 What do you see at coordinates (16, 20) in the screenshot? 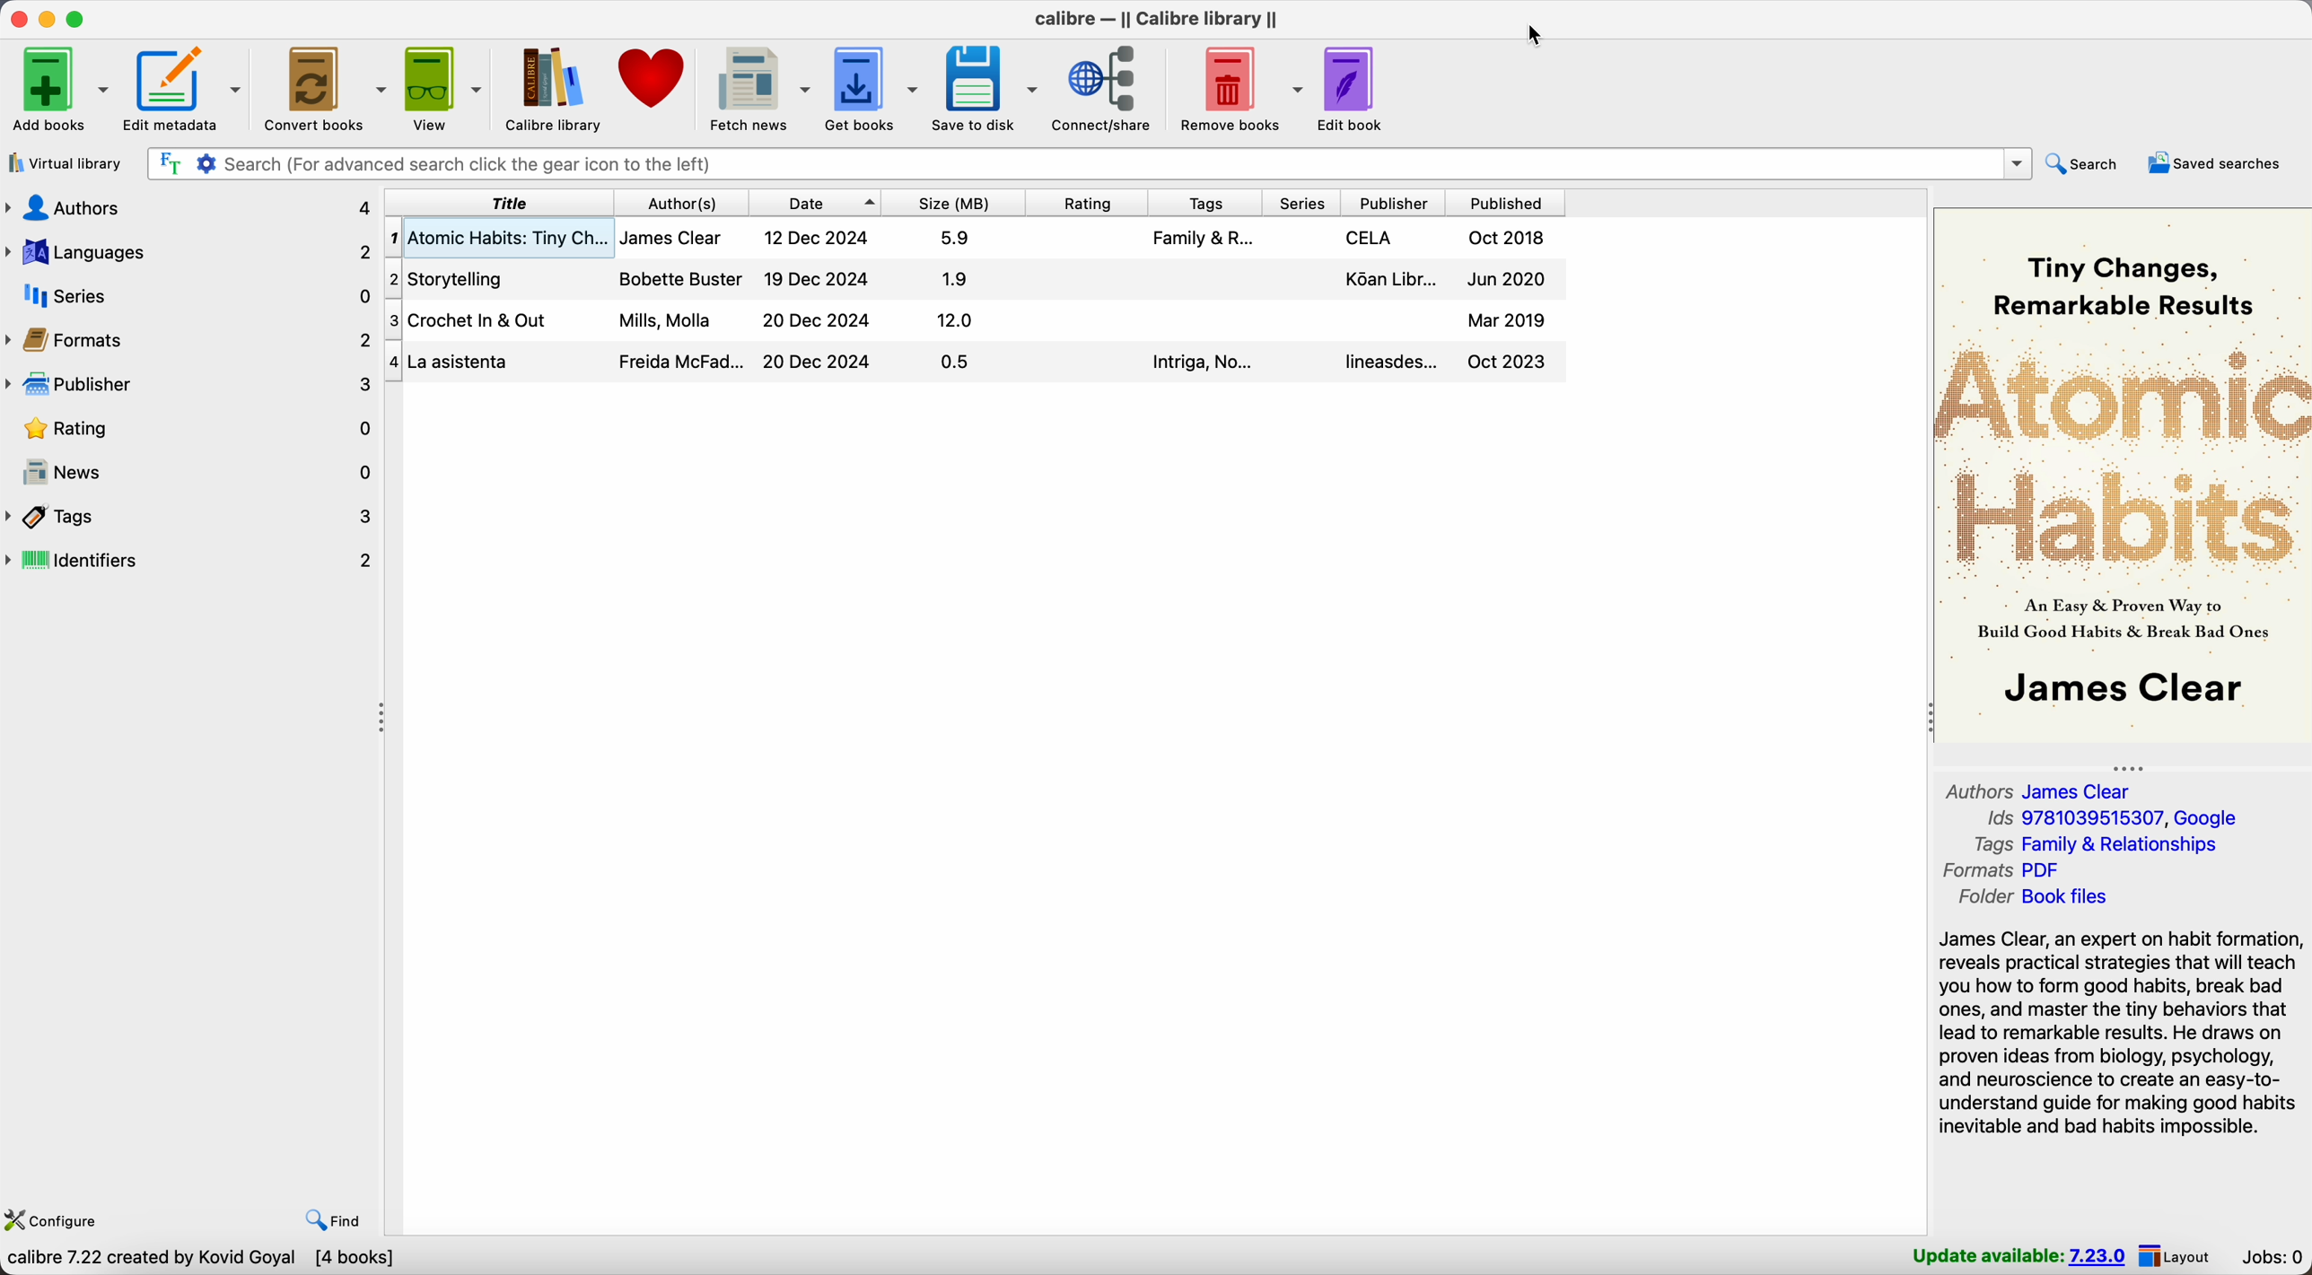
I see `close Calibre` at bounding box center [16, 20].